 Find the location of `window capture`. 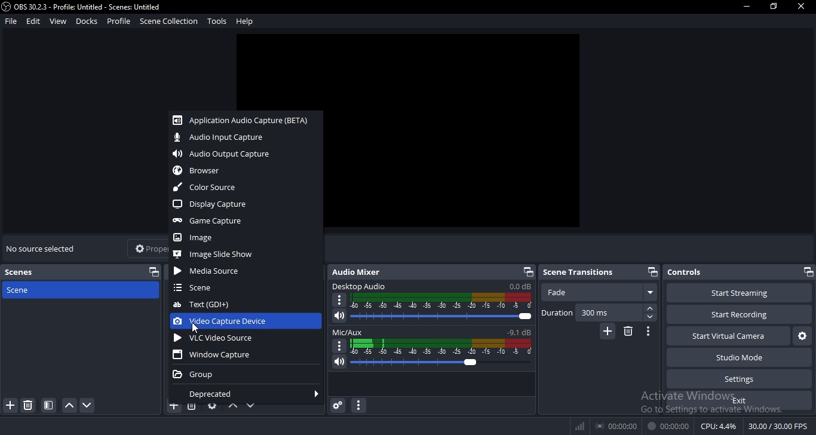

window capture is located at coordinates (214, 356).